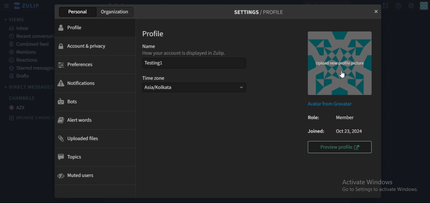 This screenshot has width=430, height=203. I want to click on profile, so click(70, 28).